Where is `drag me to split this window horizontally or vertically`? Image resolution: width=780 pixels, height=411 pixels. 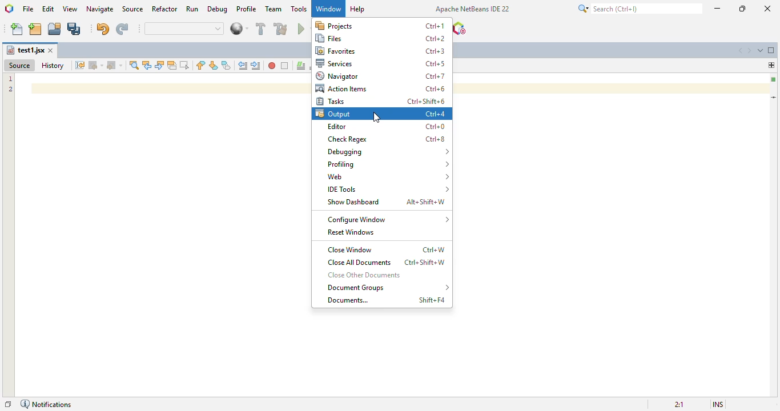
drag me to split this window horizontally or vertically is located at coordinates (771, 65).